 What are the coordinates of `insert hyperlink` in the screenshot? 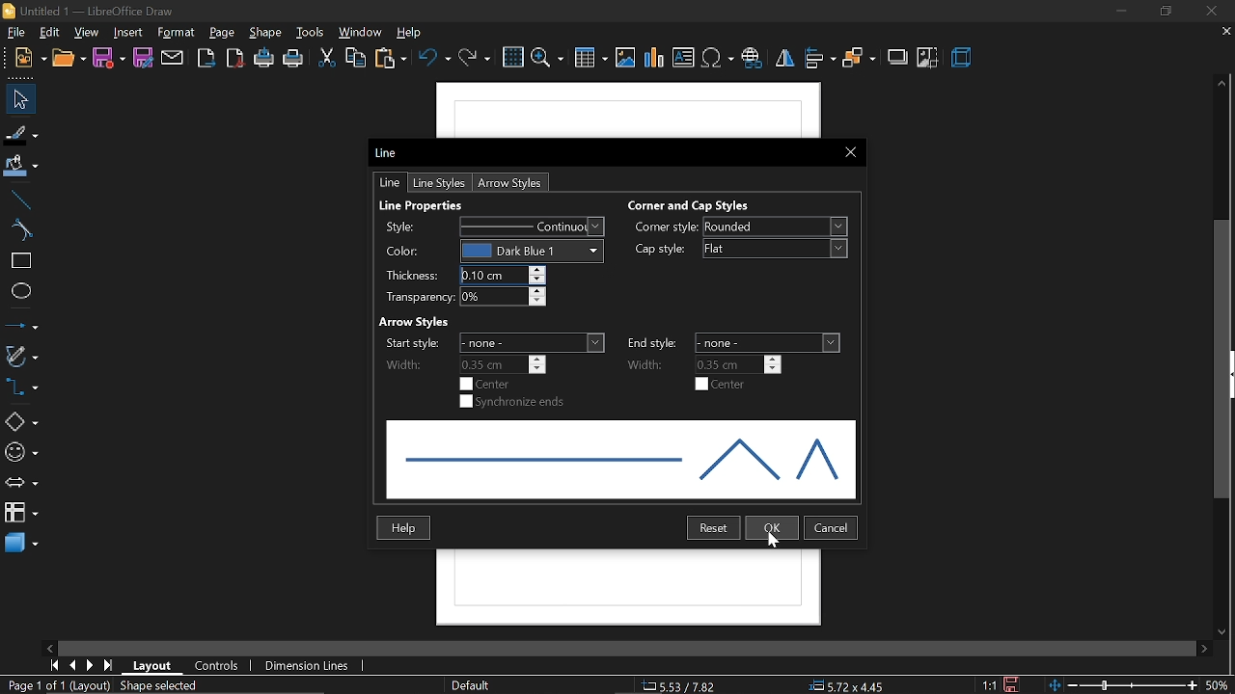 It's located at (752, 59).